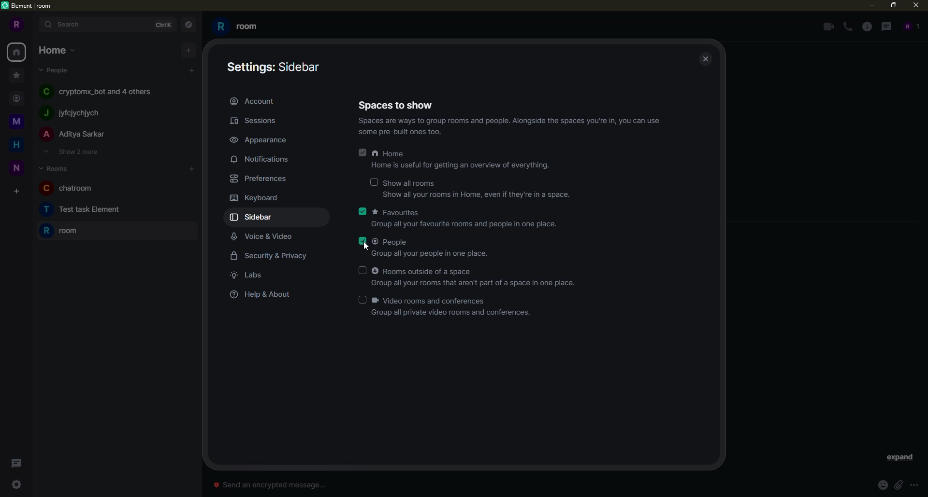 The width and height of the screenshot is (928, 497). I want to click on n, so click(16, 122).